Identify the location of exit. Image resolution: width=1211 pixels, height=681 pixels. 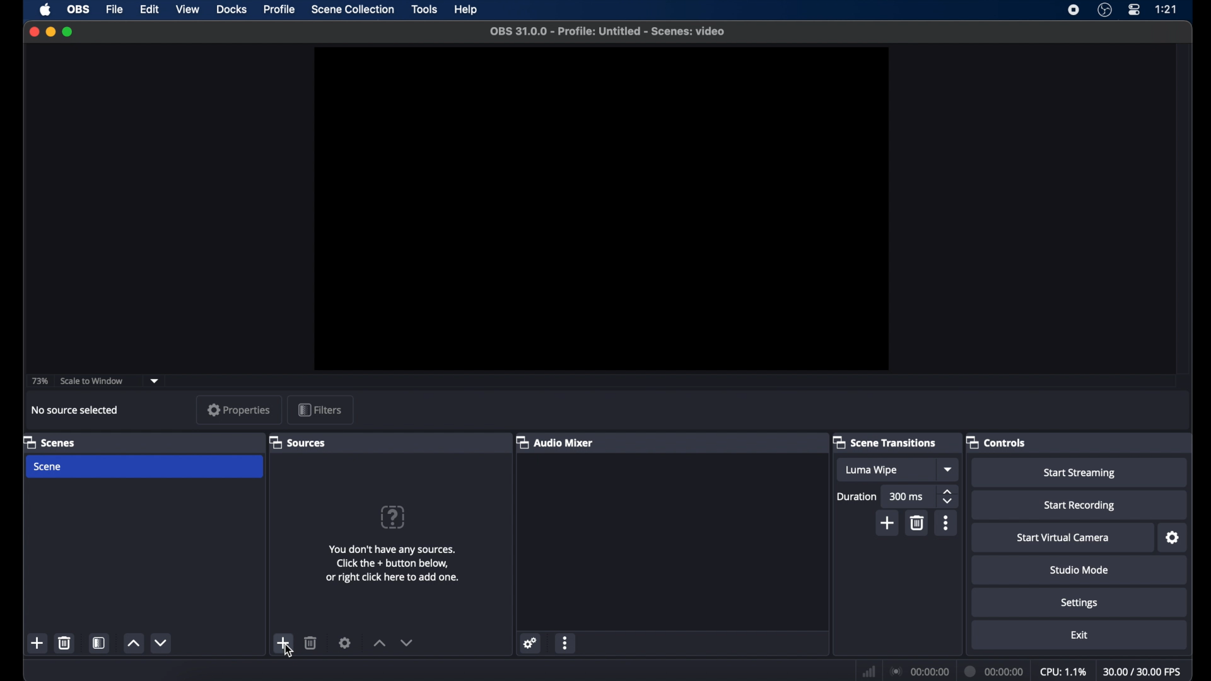
(1080, 636).